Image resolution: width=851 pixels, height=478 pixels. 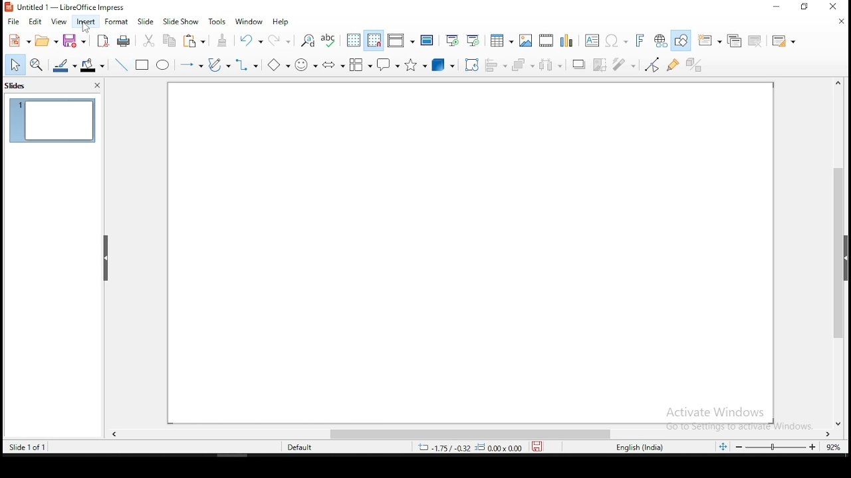 What do you see at coordinates (733, 40) in the screenshot?
I see `duplicate slide` at bounding box center [733, 40].